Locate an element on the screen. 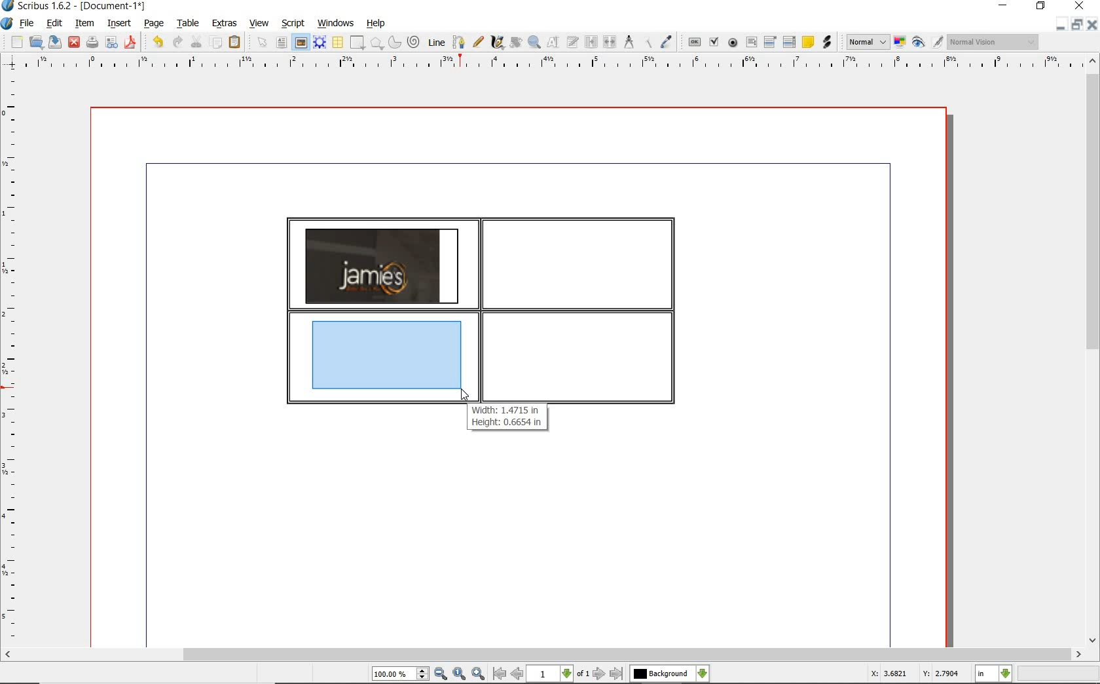 The image size is (1100, 684). go to last page is located at coordinates (617, 674).